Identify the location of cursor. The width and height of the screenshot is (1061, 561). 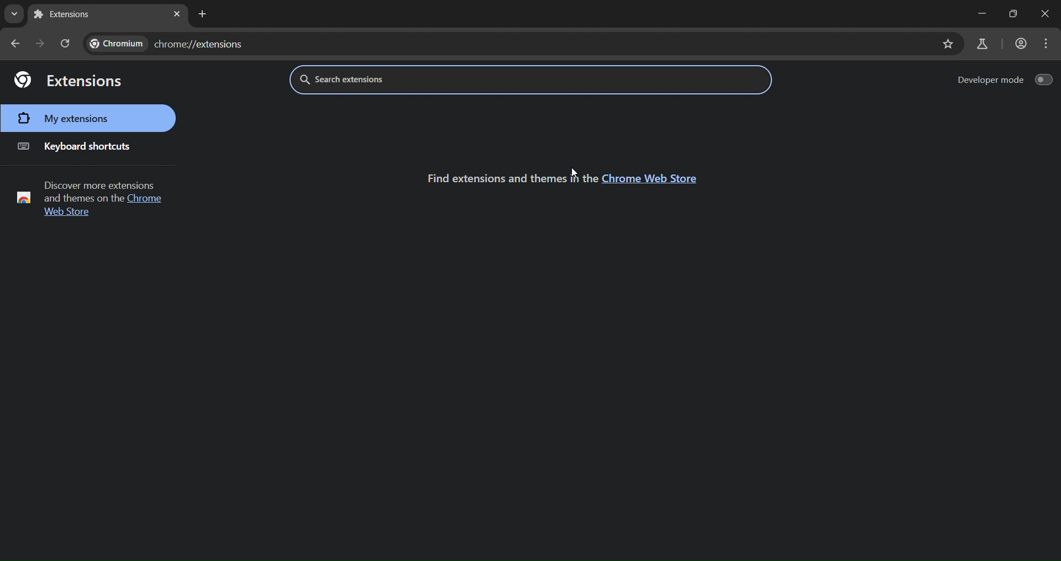
(573, 169).